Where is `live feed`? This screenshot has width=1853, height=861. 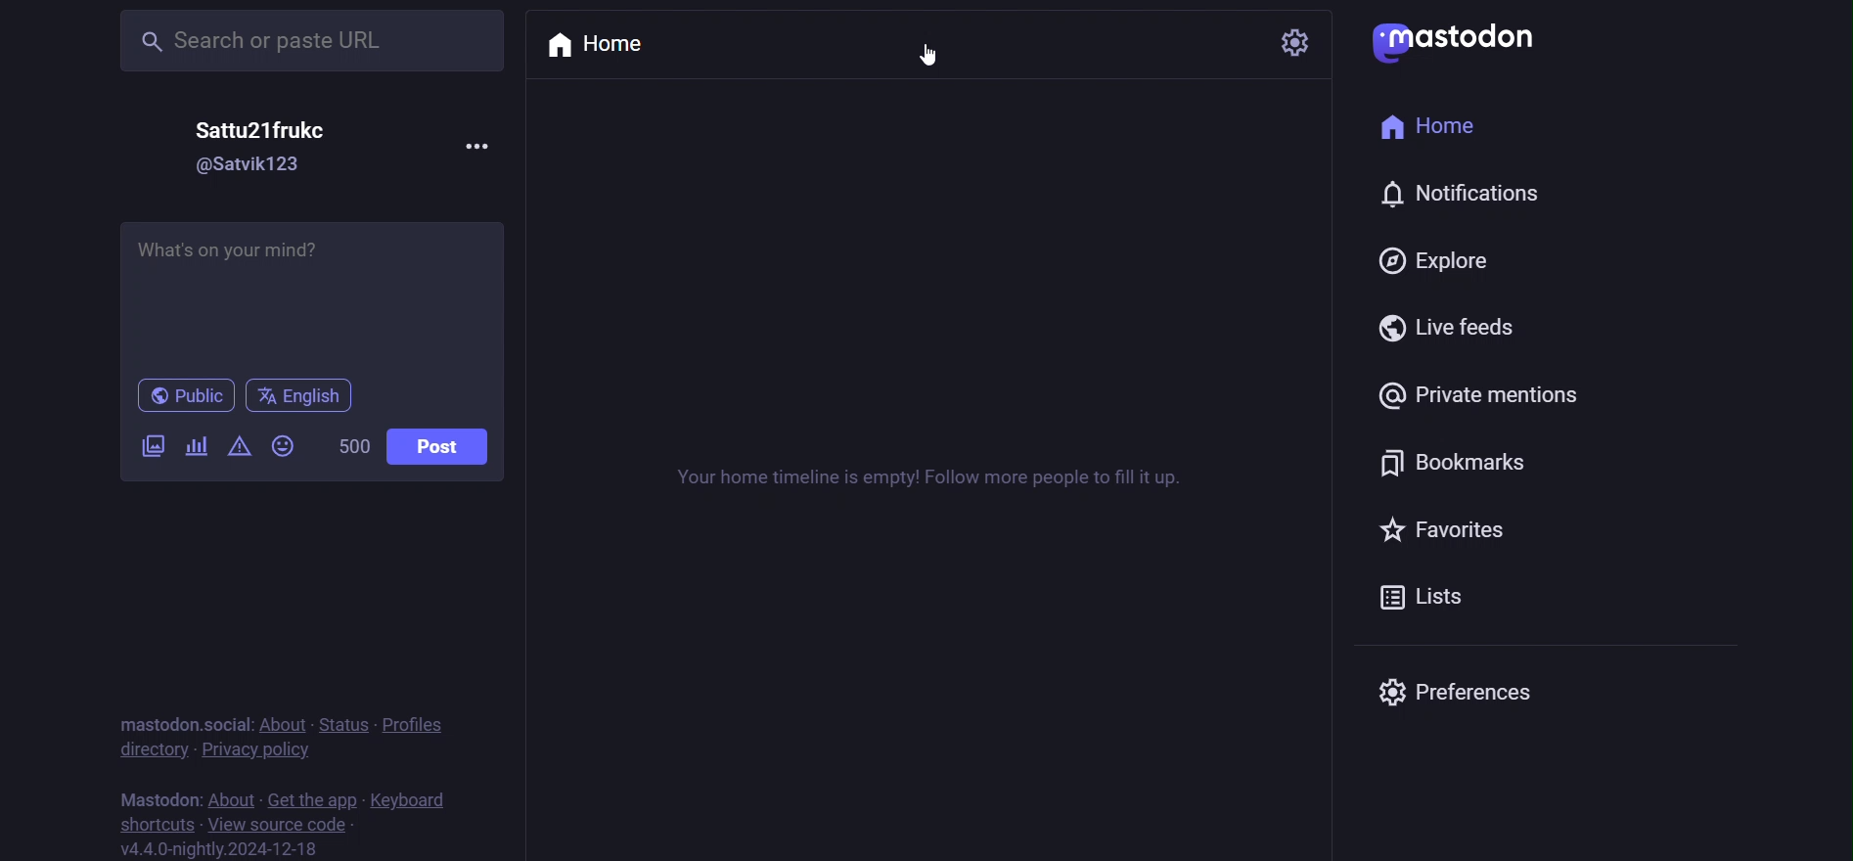
live feed is located at coordinates (1450, 327).